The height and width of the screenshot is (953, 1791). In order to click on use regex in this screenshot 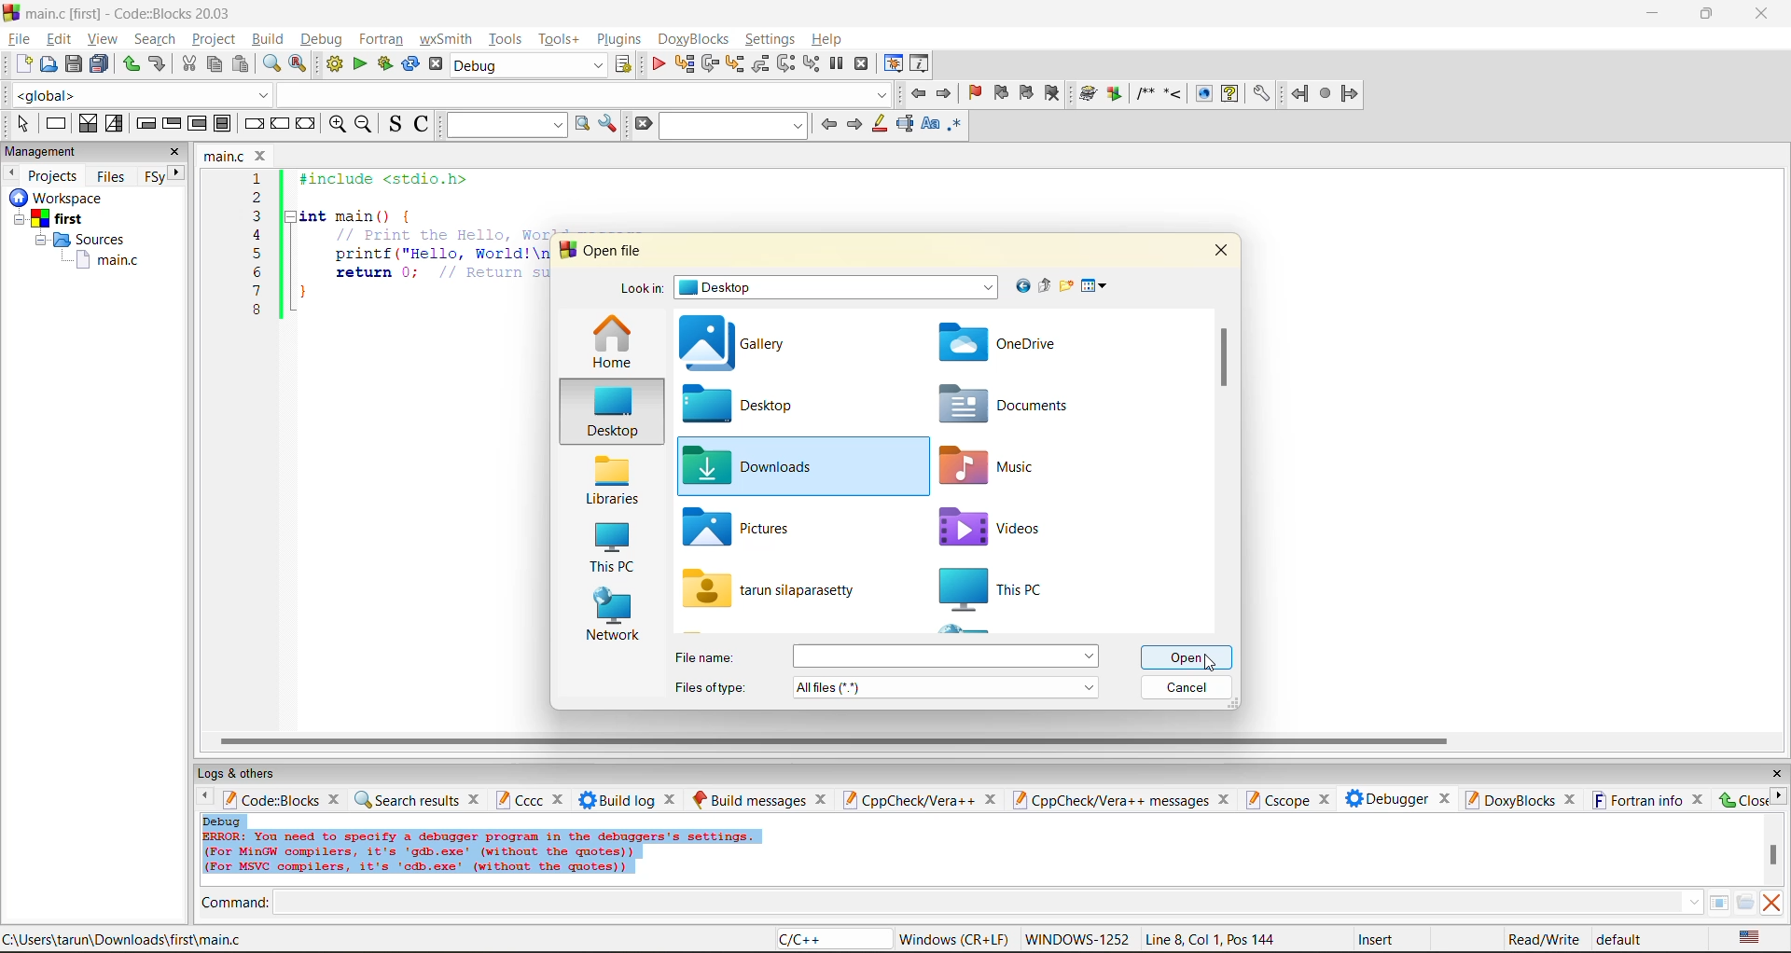, I will do `click(954, 128)`.